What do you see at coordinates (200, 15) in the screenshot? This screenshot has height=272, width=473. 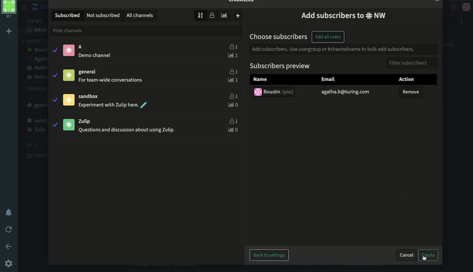 I see `sort` at bounding box center [200, 15].